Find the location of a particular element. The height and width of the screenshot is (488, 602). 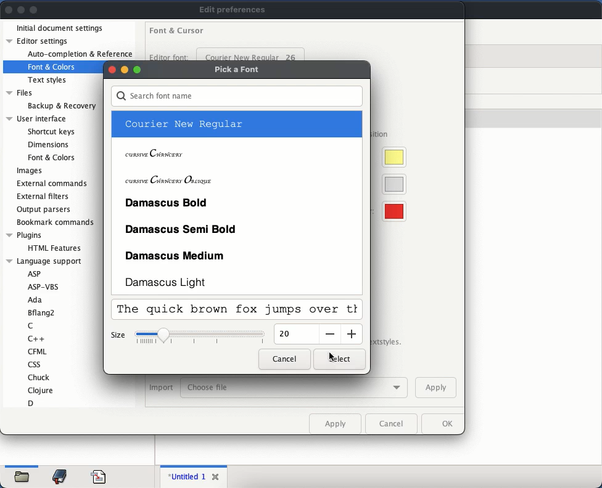

Language support is located at coordinates (46, 262).